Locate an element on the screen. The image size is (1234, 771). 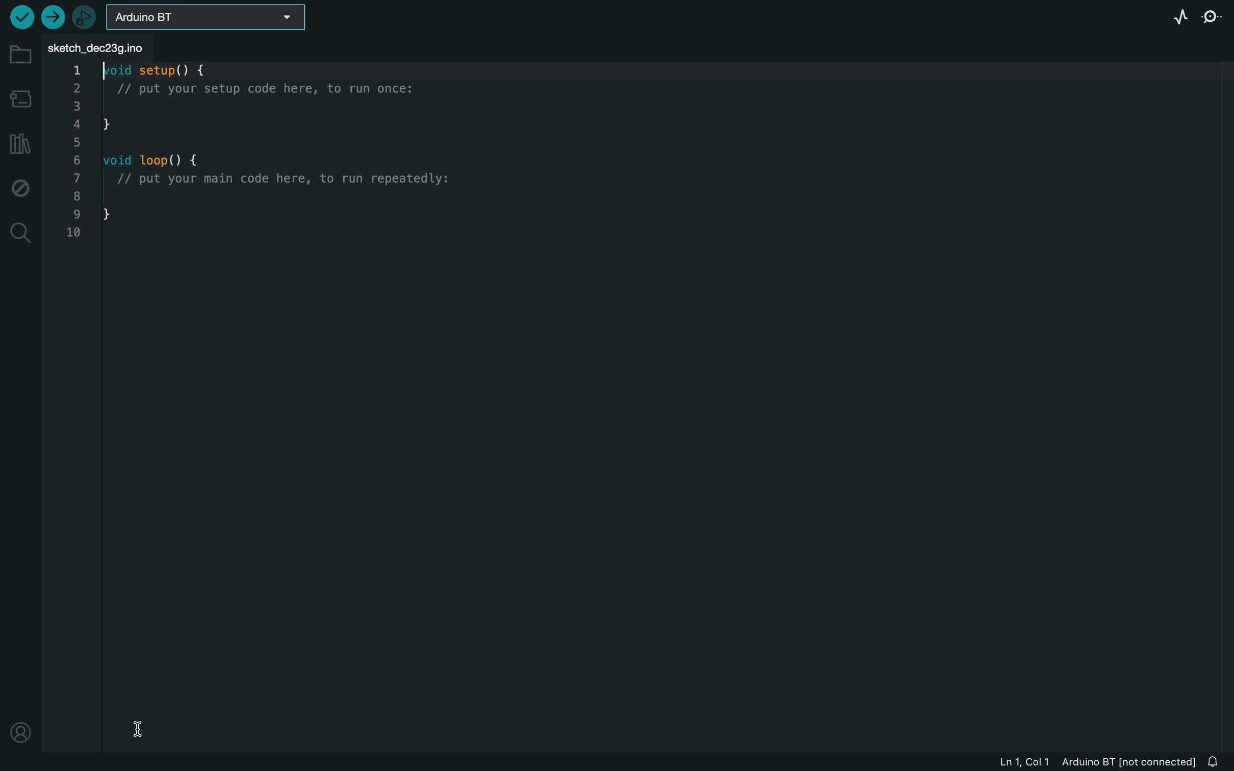
file information is located at coordinates (1052, 762).